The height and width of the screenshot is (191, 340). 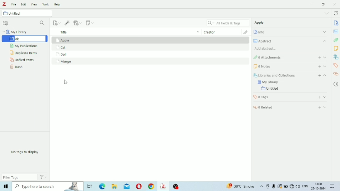 I want to click on Add, so click(x=320, y=97).